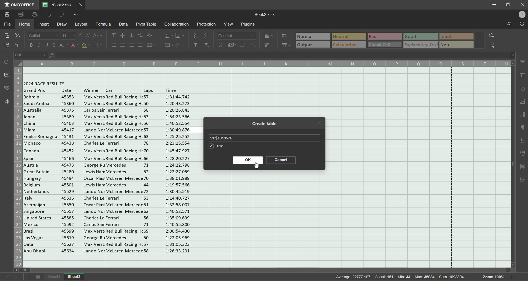  Describe the element at coordinates (476, 276) in the screenshot. I see `zoom out` at that location.